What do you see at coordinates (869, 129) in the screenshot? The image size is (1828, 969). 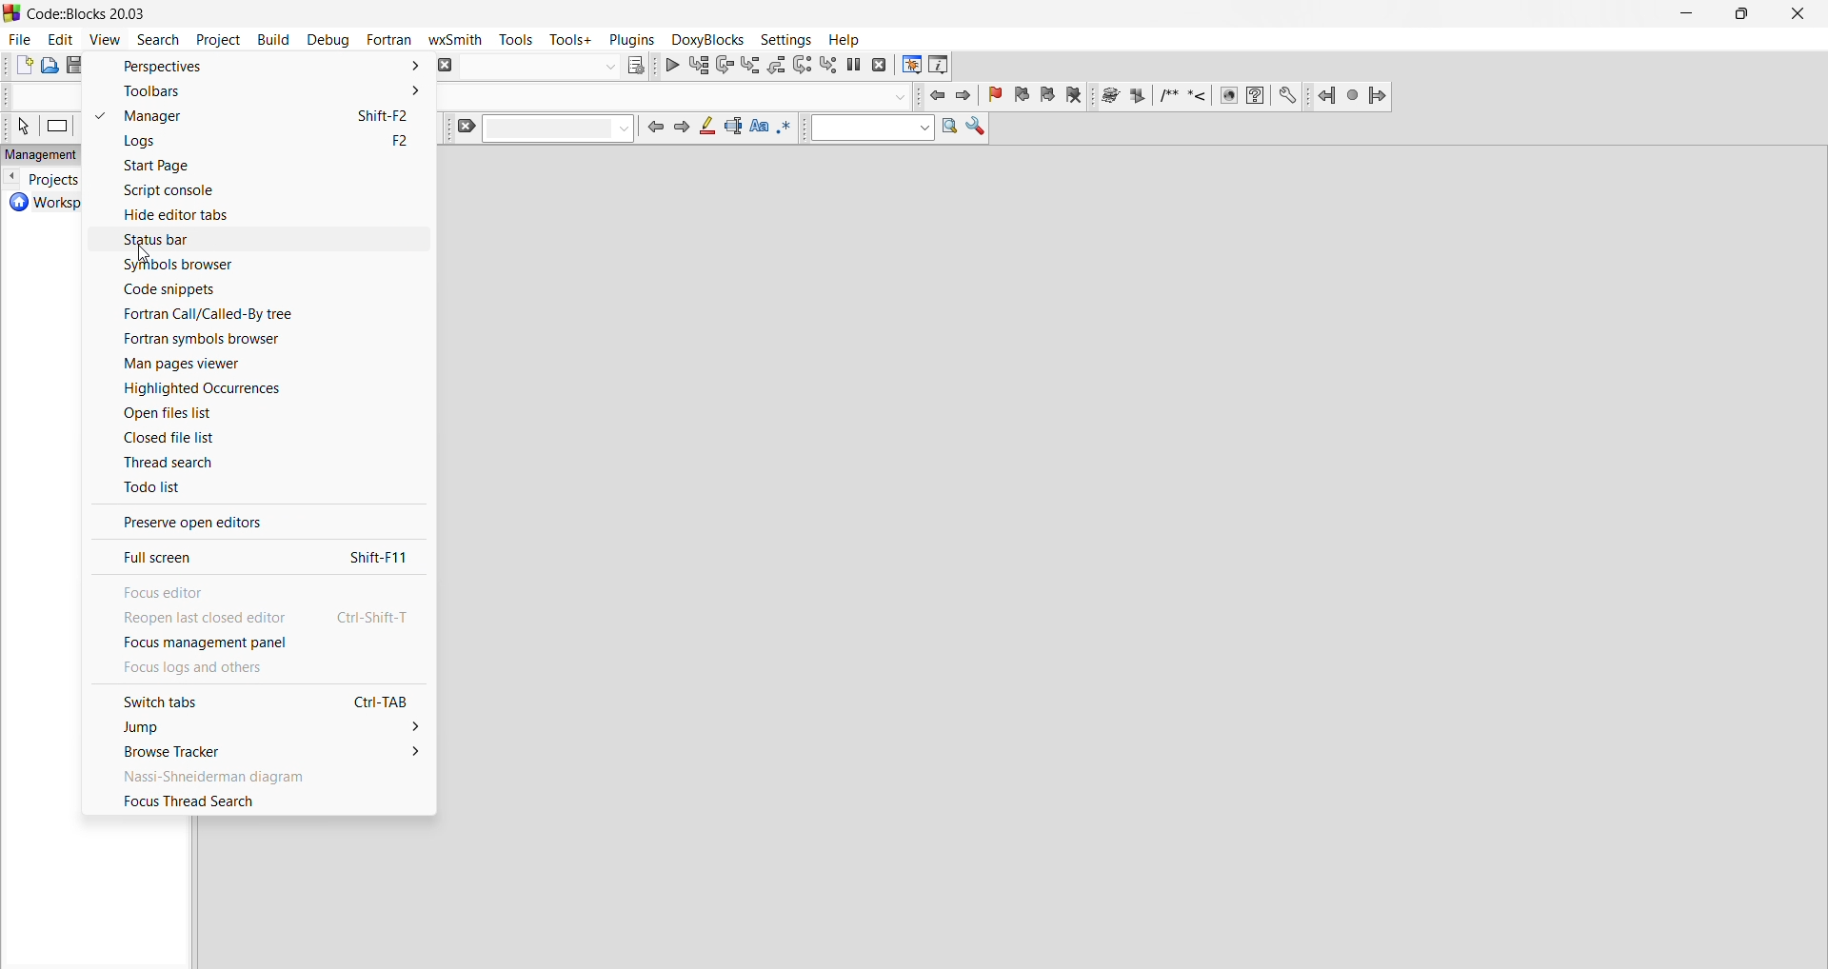 I see `text to search` at bounding box center [869, 129].